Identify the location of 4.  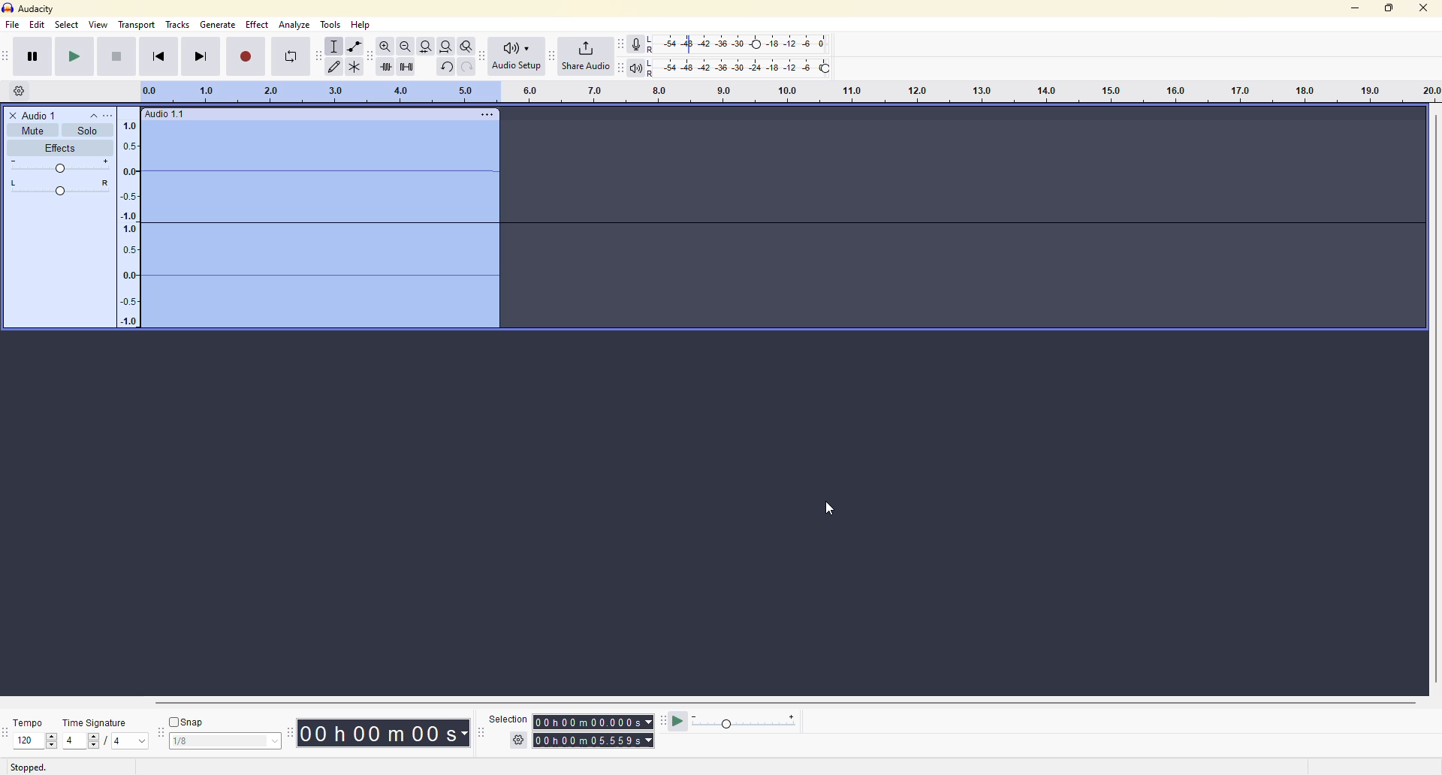
(71, 740).